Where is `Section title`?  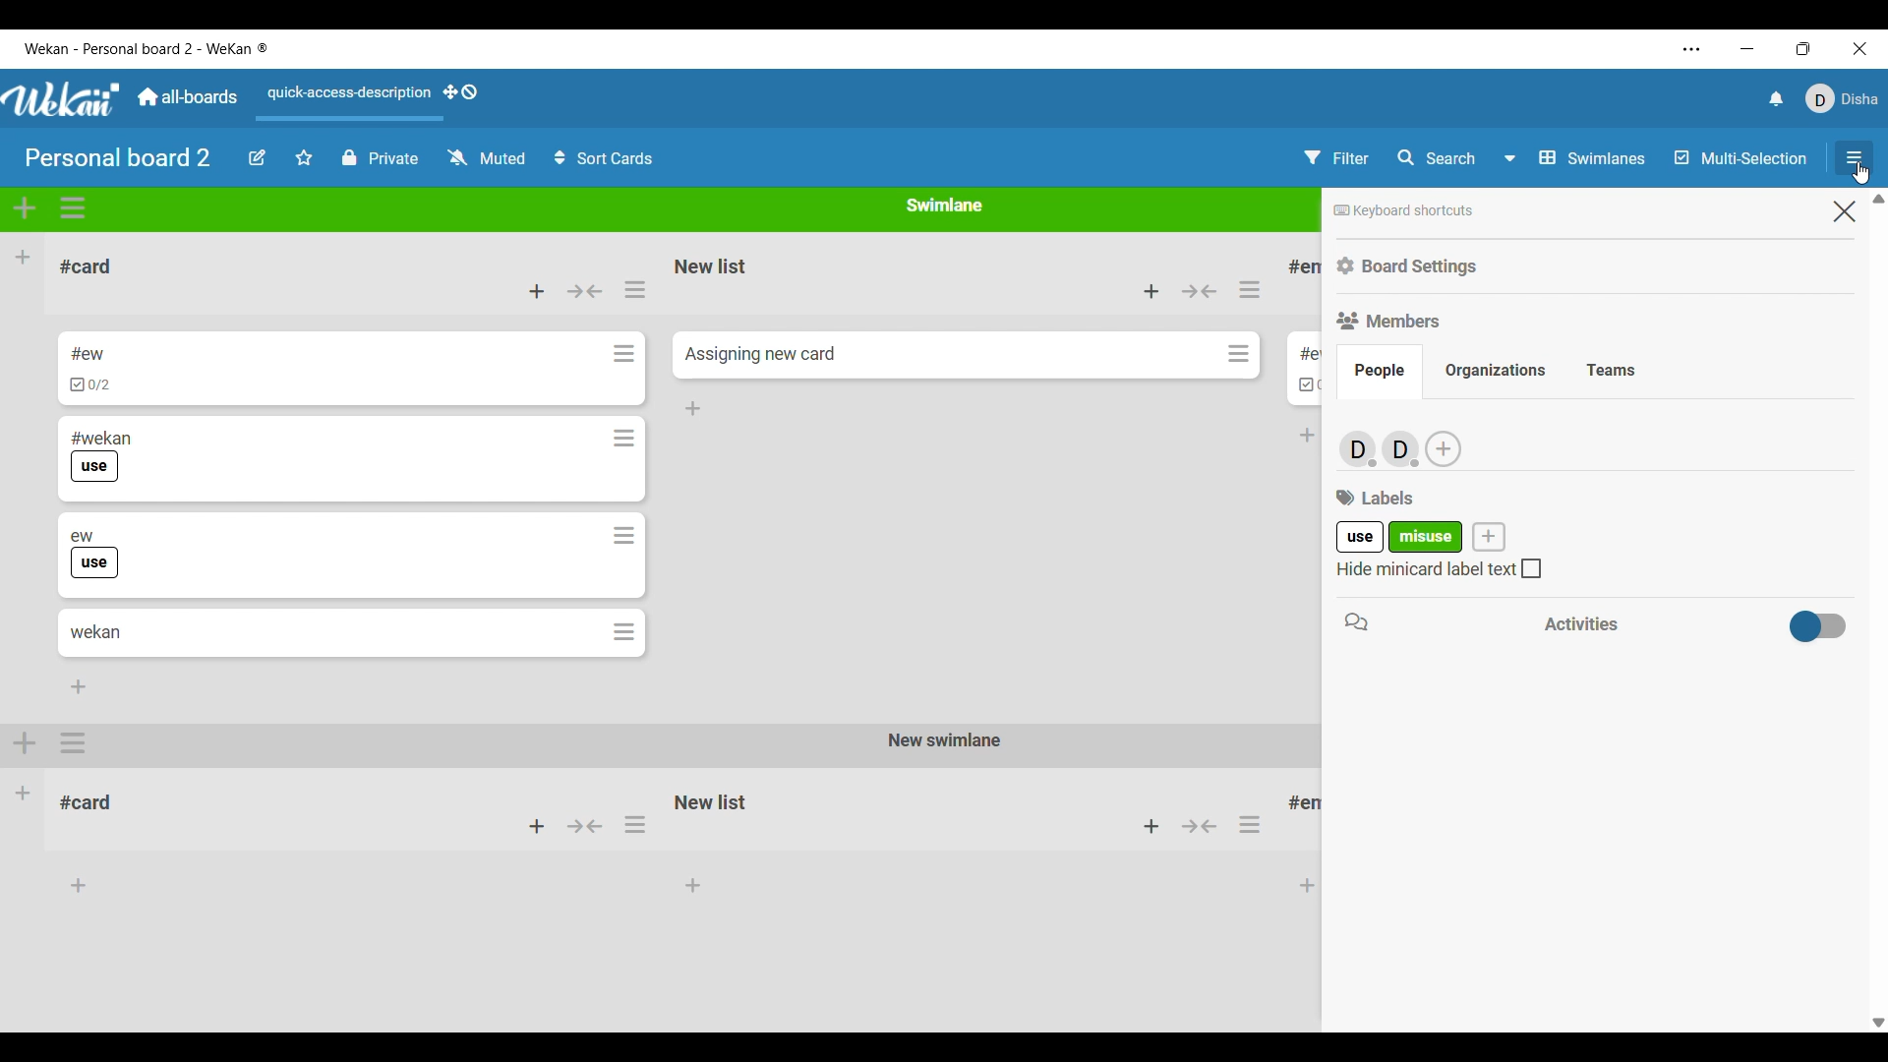
Section title is located at coordinates (1388, 322).